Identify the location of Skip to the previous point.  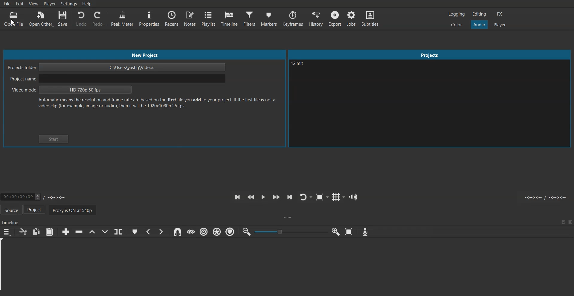
(236, 197).